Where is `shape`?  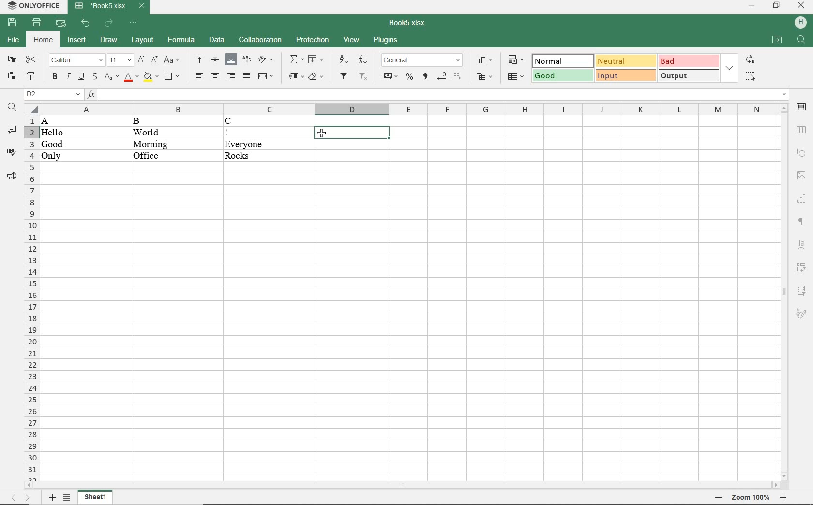 shape is located at coordinates (801, 152).